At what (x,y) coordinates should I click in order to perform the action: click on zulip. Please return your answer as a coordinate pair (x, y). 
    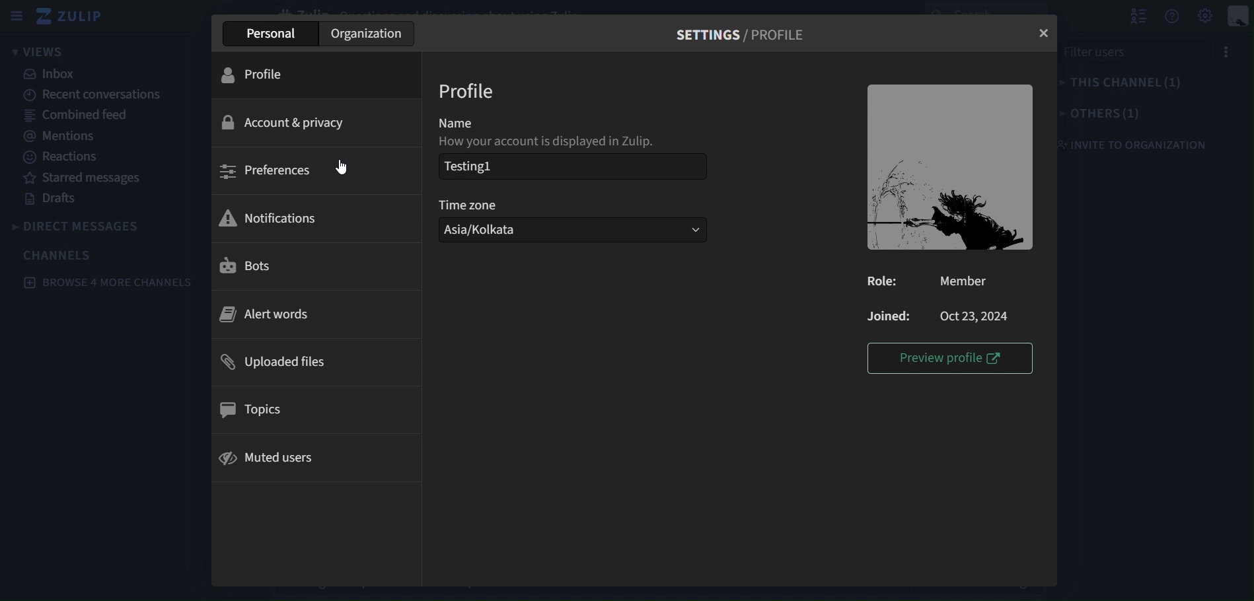
    Looking at the image, I should click on (71, 15).